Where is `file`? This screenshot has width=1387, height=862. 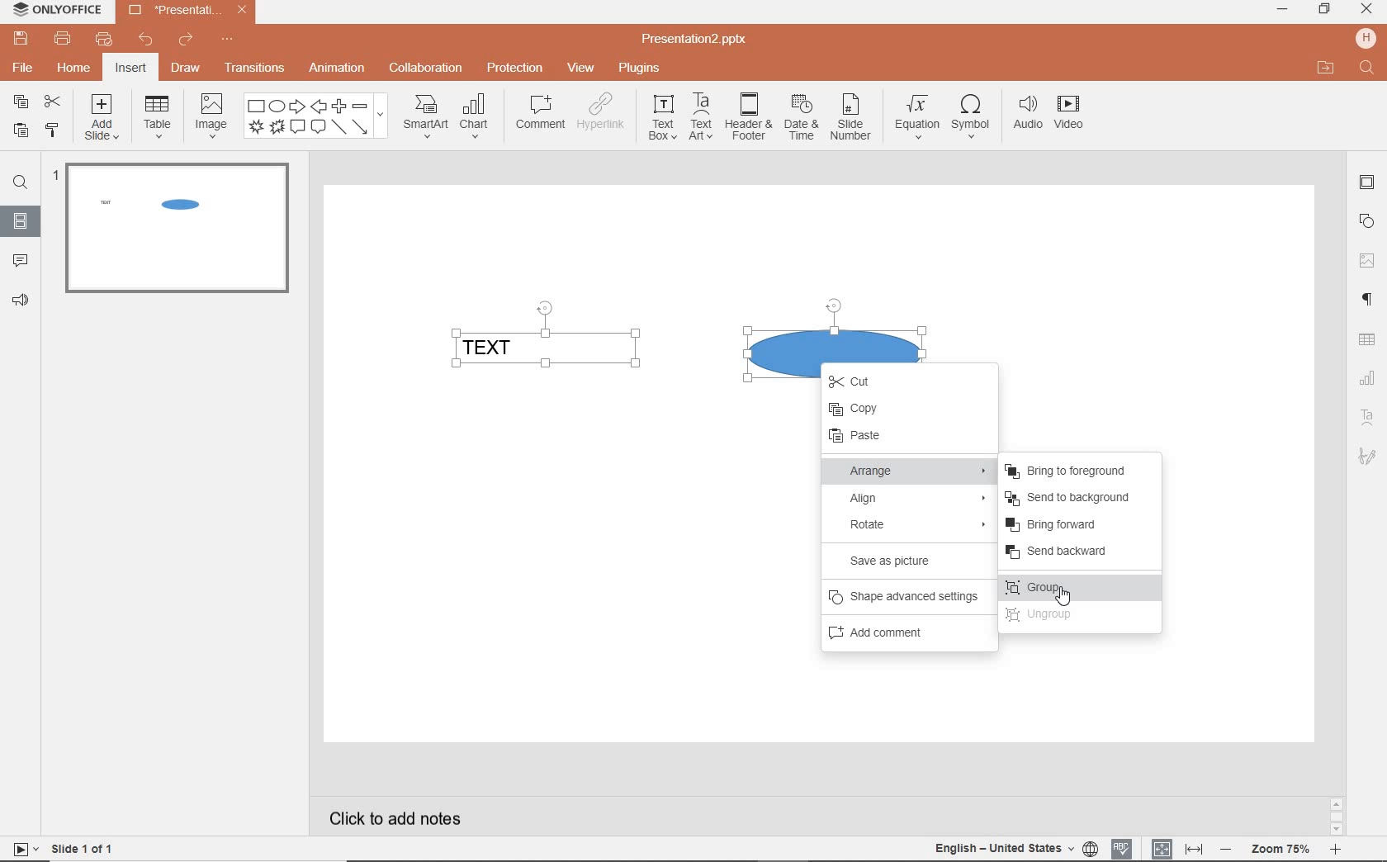 file is located at coordinates (24, 69).